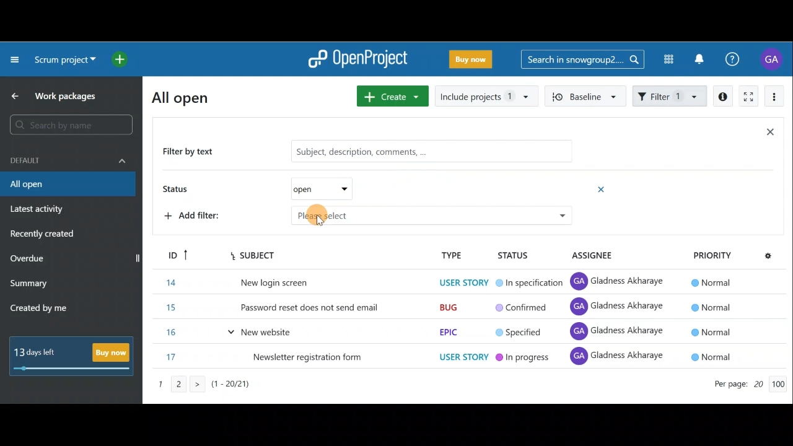 The height and width of the screenshot is (446, 793). I want to click on Recently created, so click(44, 235).